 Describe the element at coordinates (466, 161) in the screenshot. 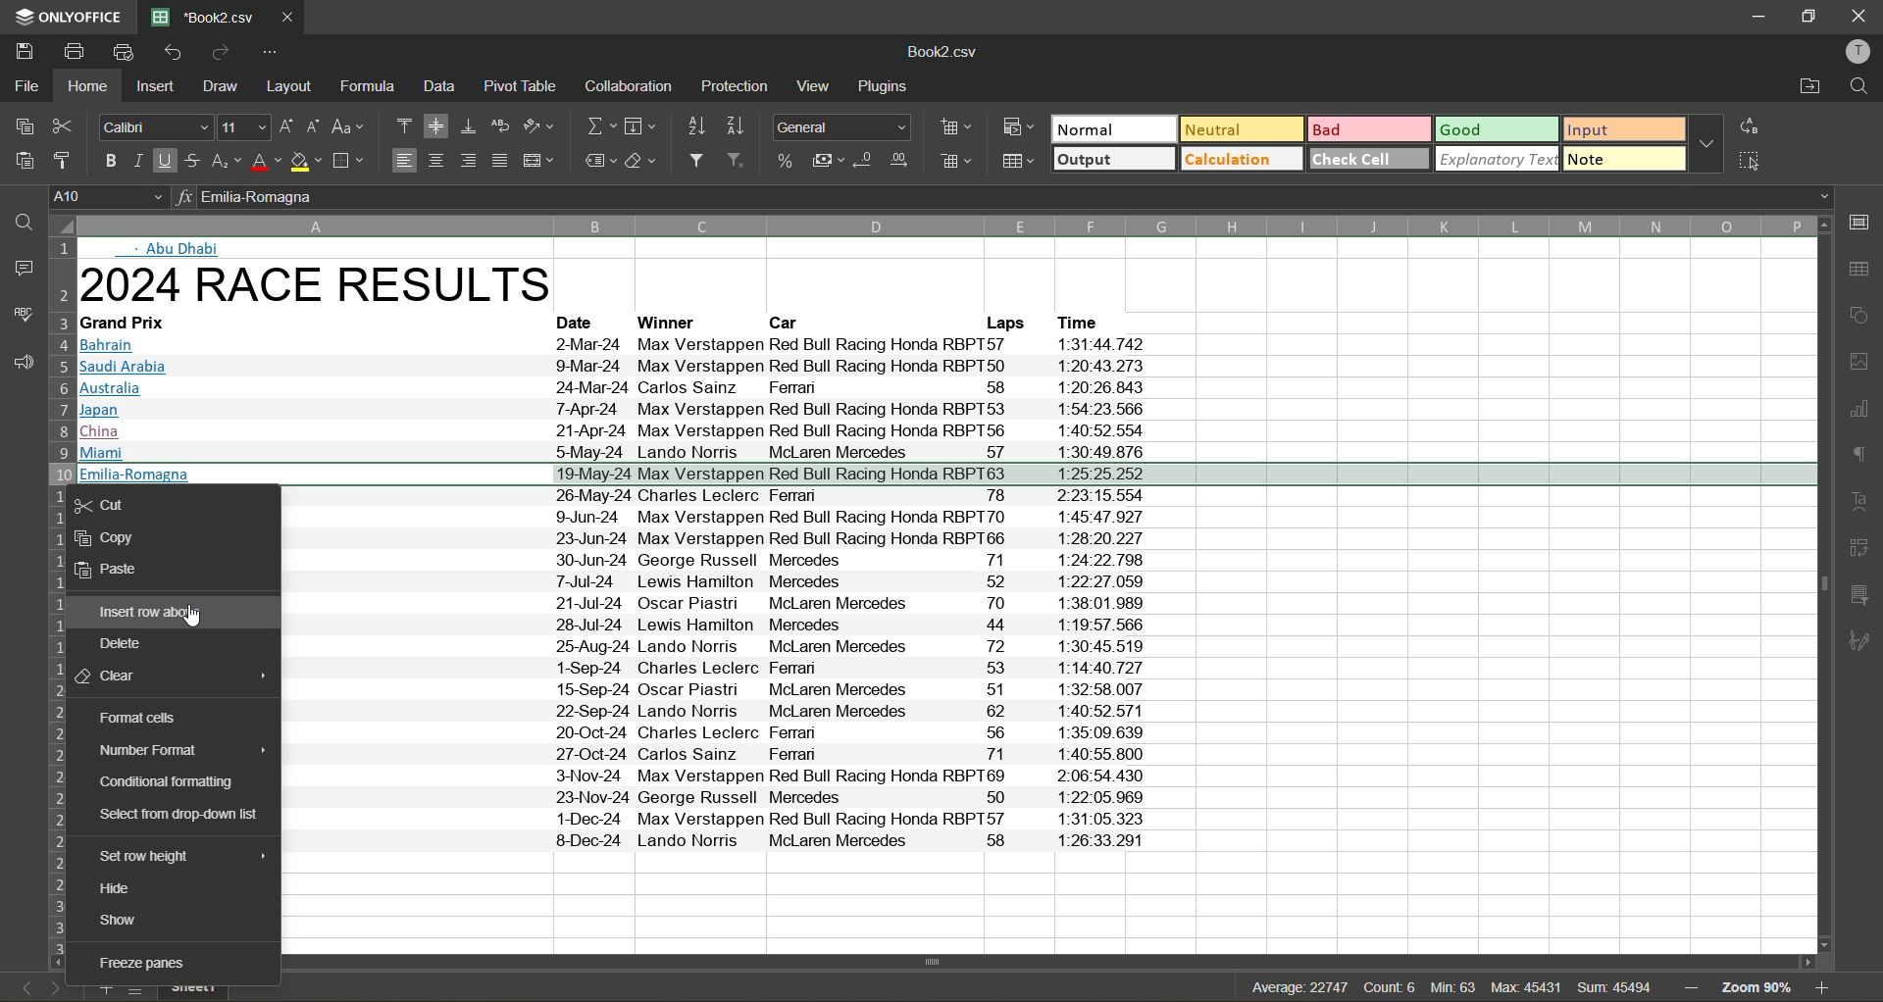

I see `align right` at that location.